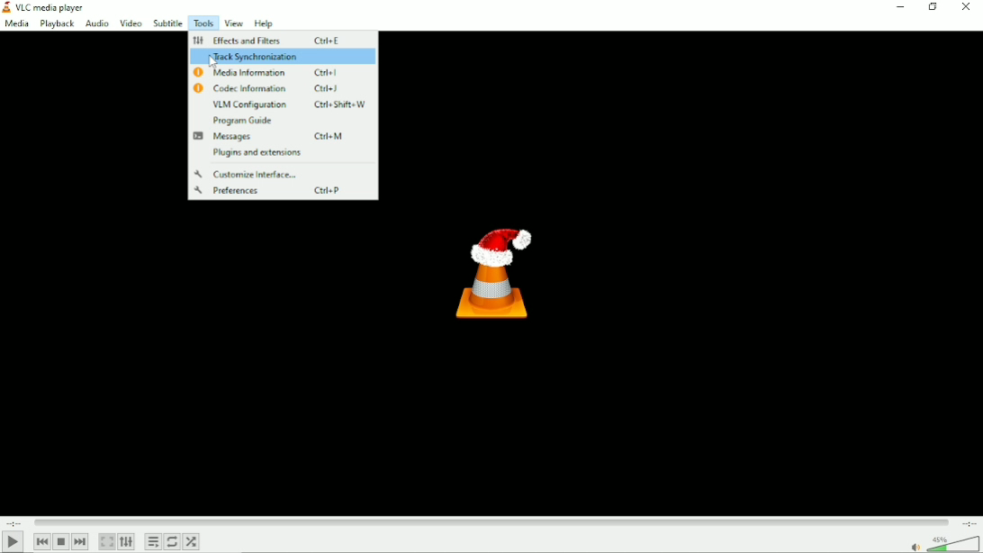 The height and width of the screenshot is (553, 983). What do you see at coordinates (249, 174) in the screenshot?
I see `Customize interface` at bounding box center [249, 174].